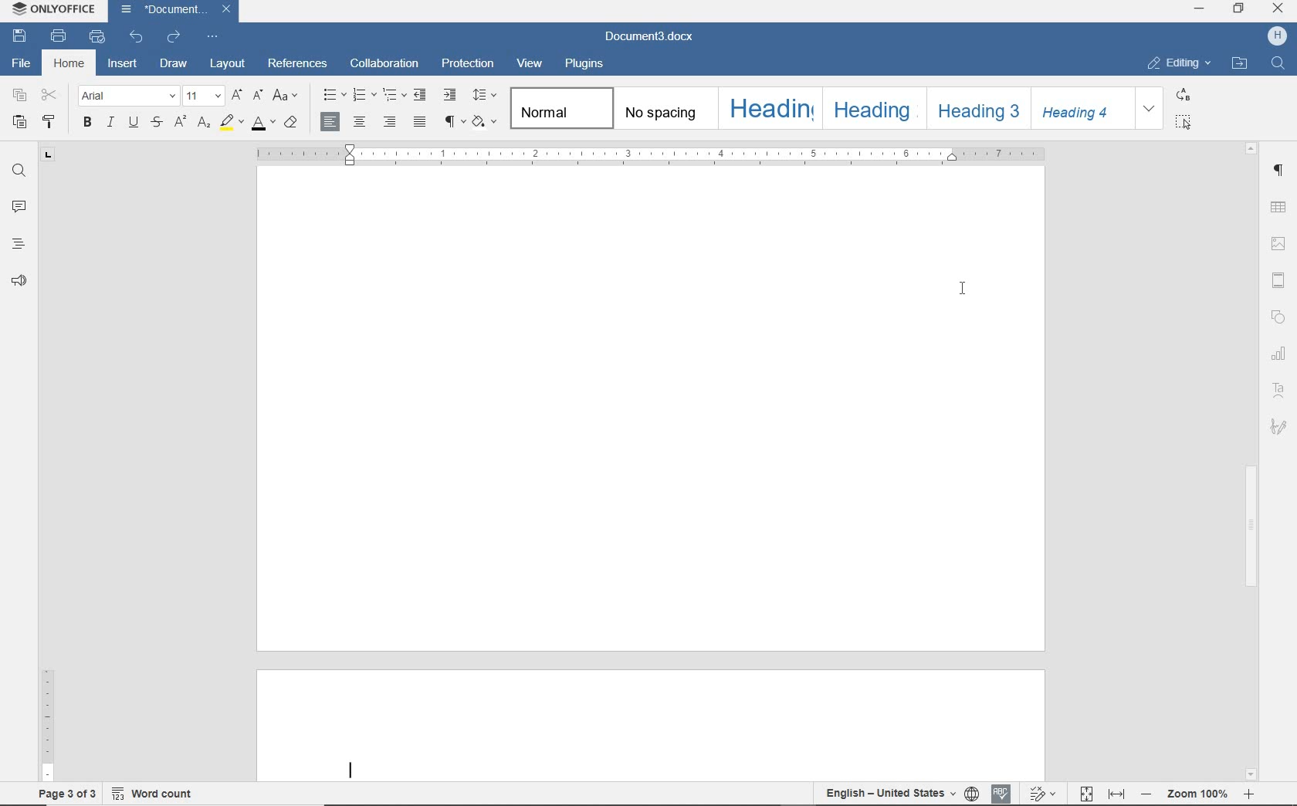 The width and height of the screenshot is (1297, 806). What do you see at coordinates (1150, 108) in the screenshot?
I see `EXPAND` at bounding box center [1150, 108].